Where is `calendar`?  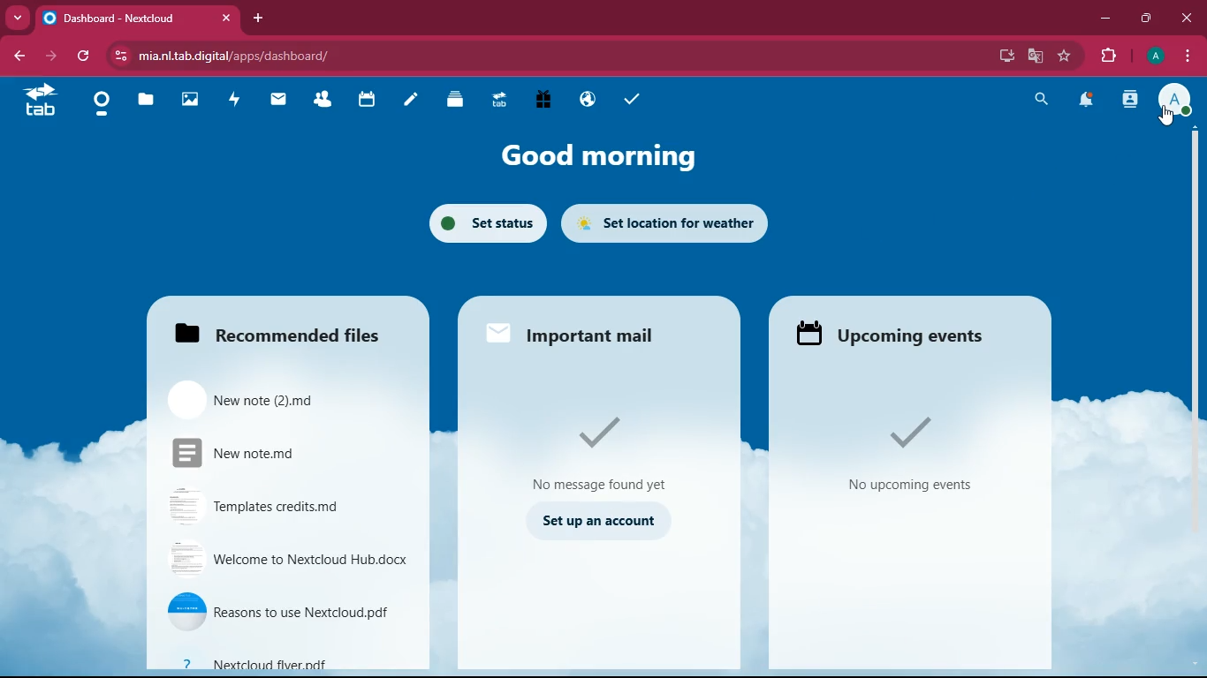
calendar is located at coordinates (364, 100).